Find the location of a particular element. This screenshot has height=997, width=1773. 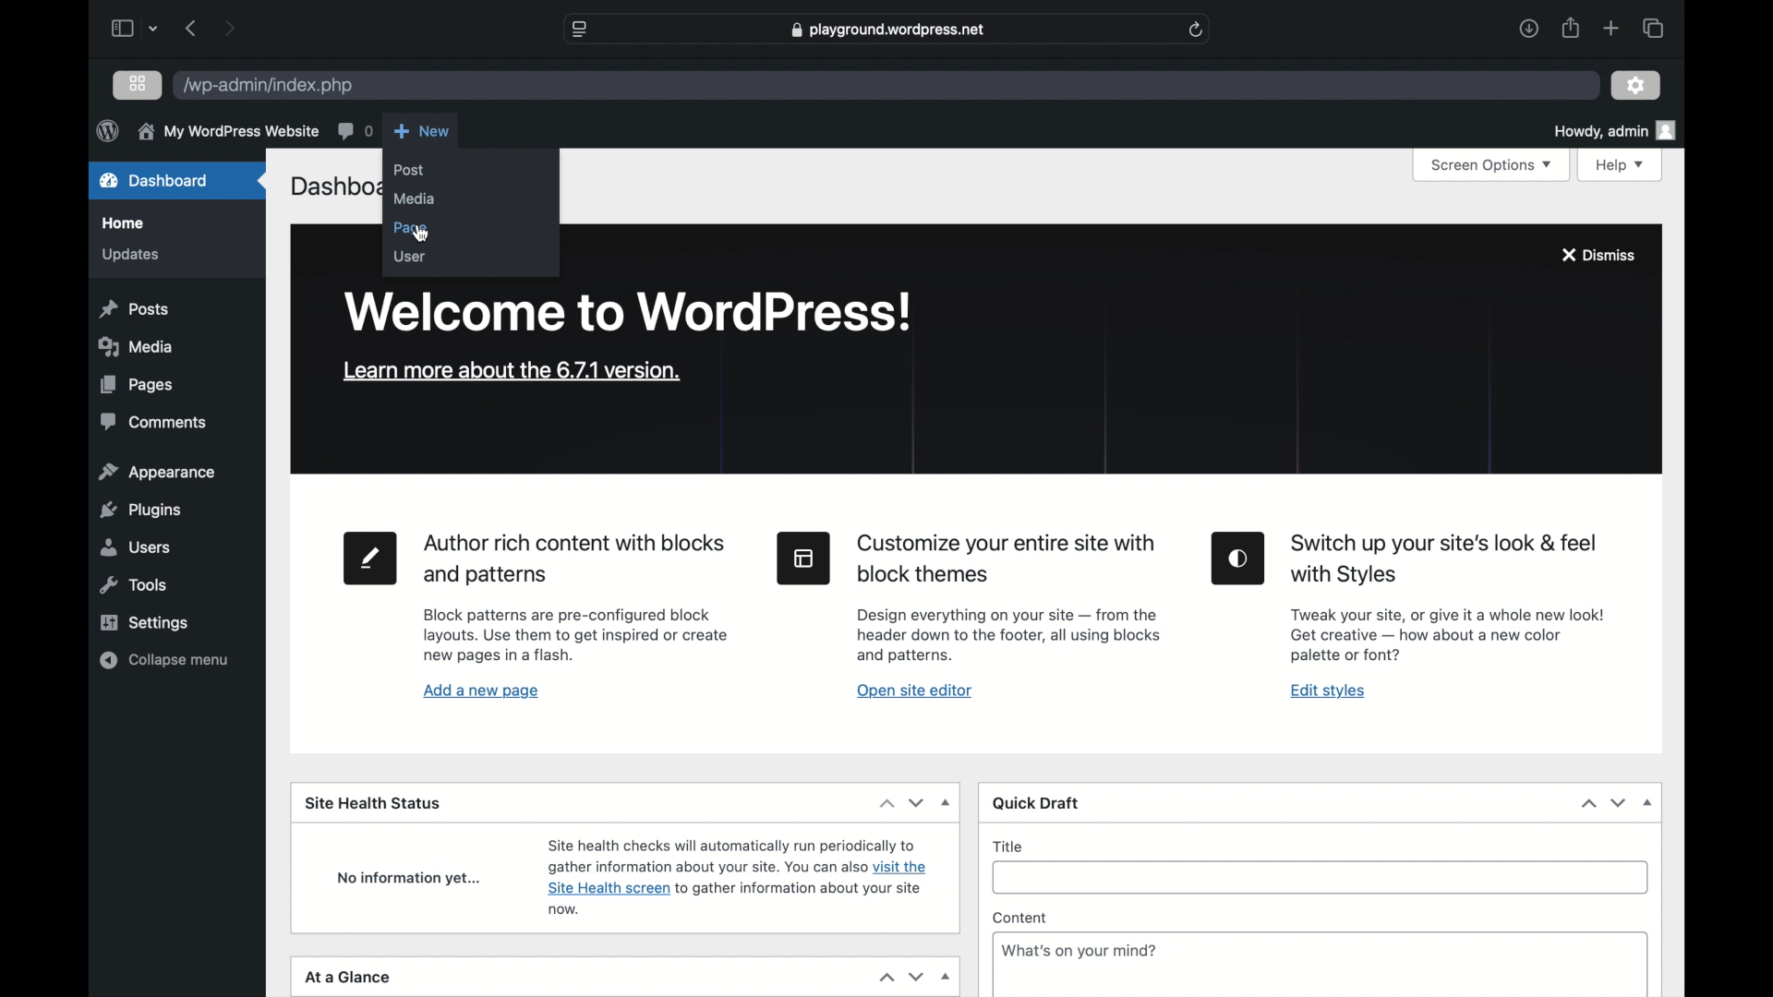

comments is located at coordinates (355, 130).